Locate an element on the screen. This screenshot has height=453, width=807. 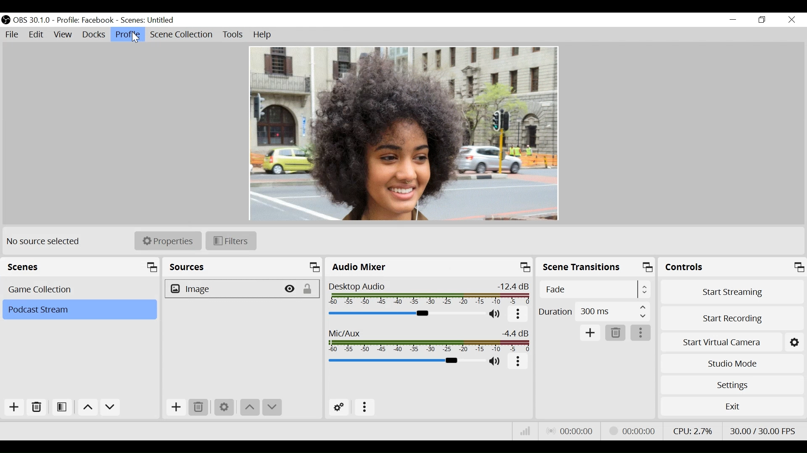
Tools is located at coordinates (233, 35).